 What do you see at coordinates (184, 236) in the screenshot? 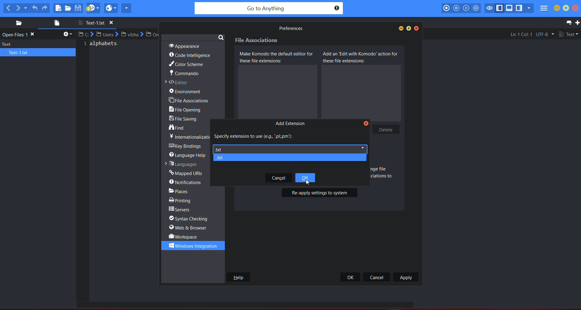
I see `workspace` at bounding box center [184, 236].